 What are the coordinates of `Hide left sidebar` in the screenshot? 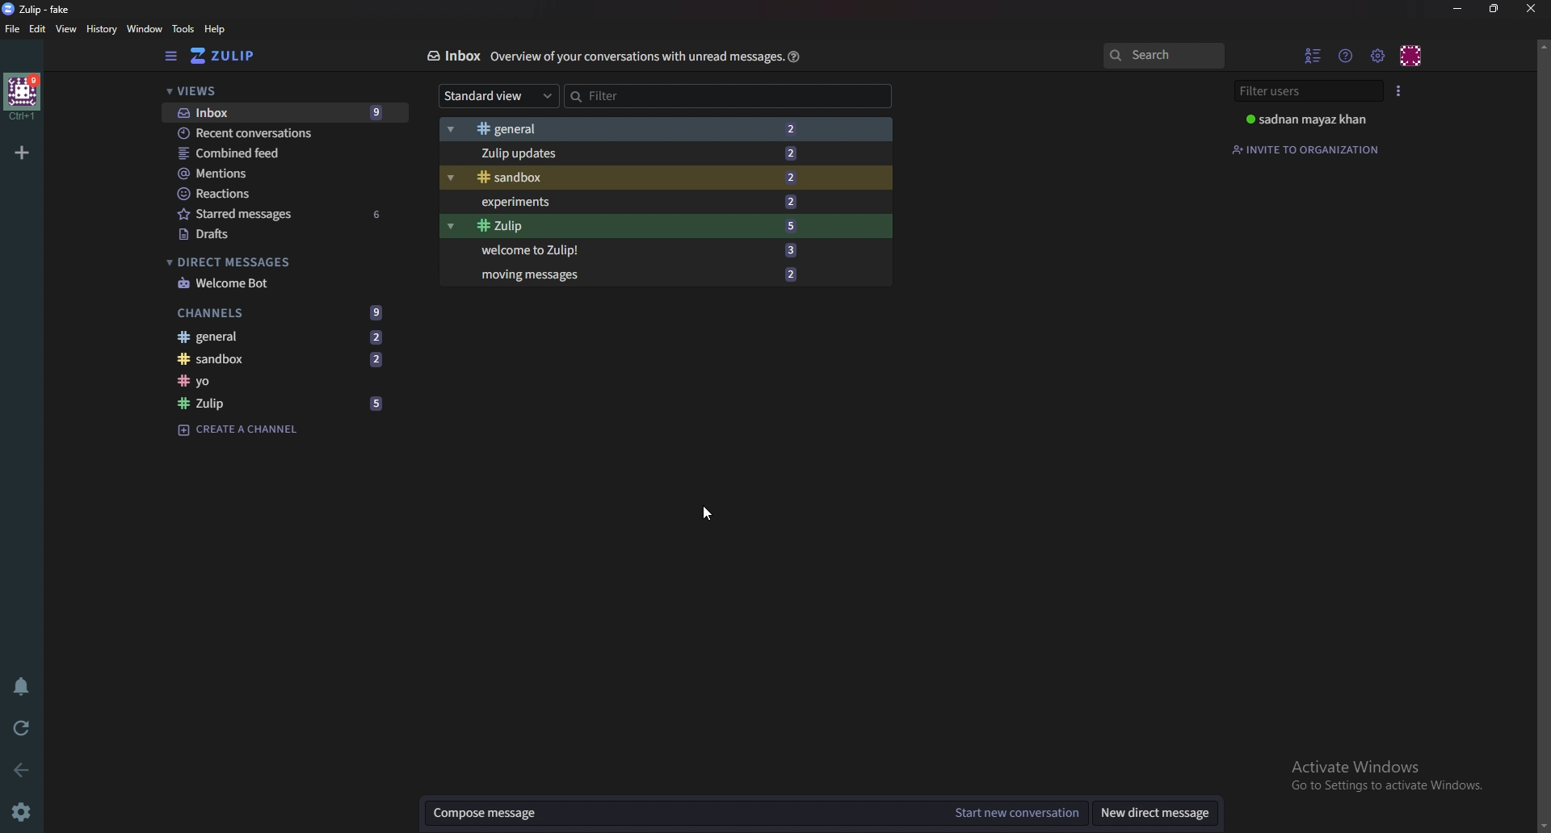 It's located at (172, 56).